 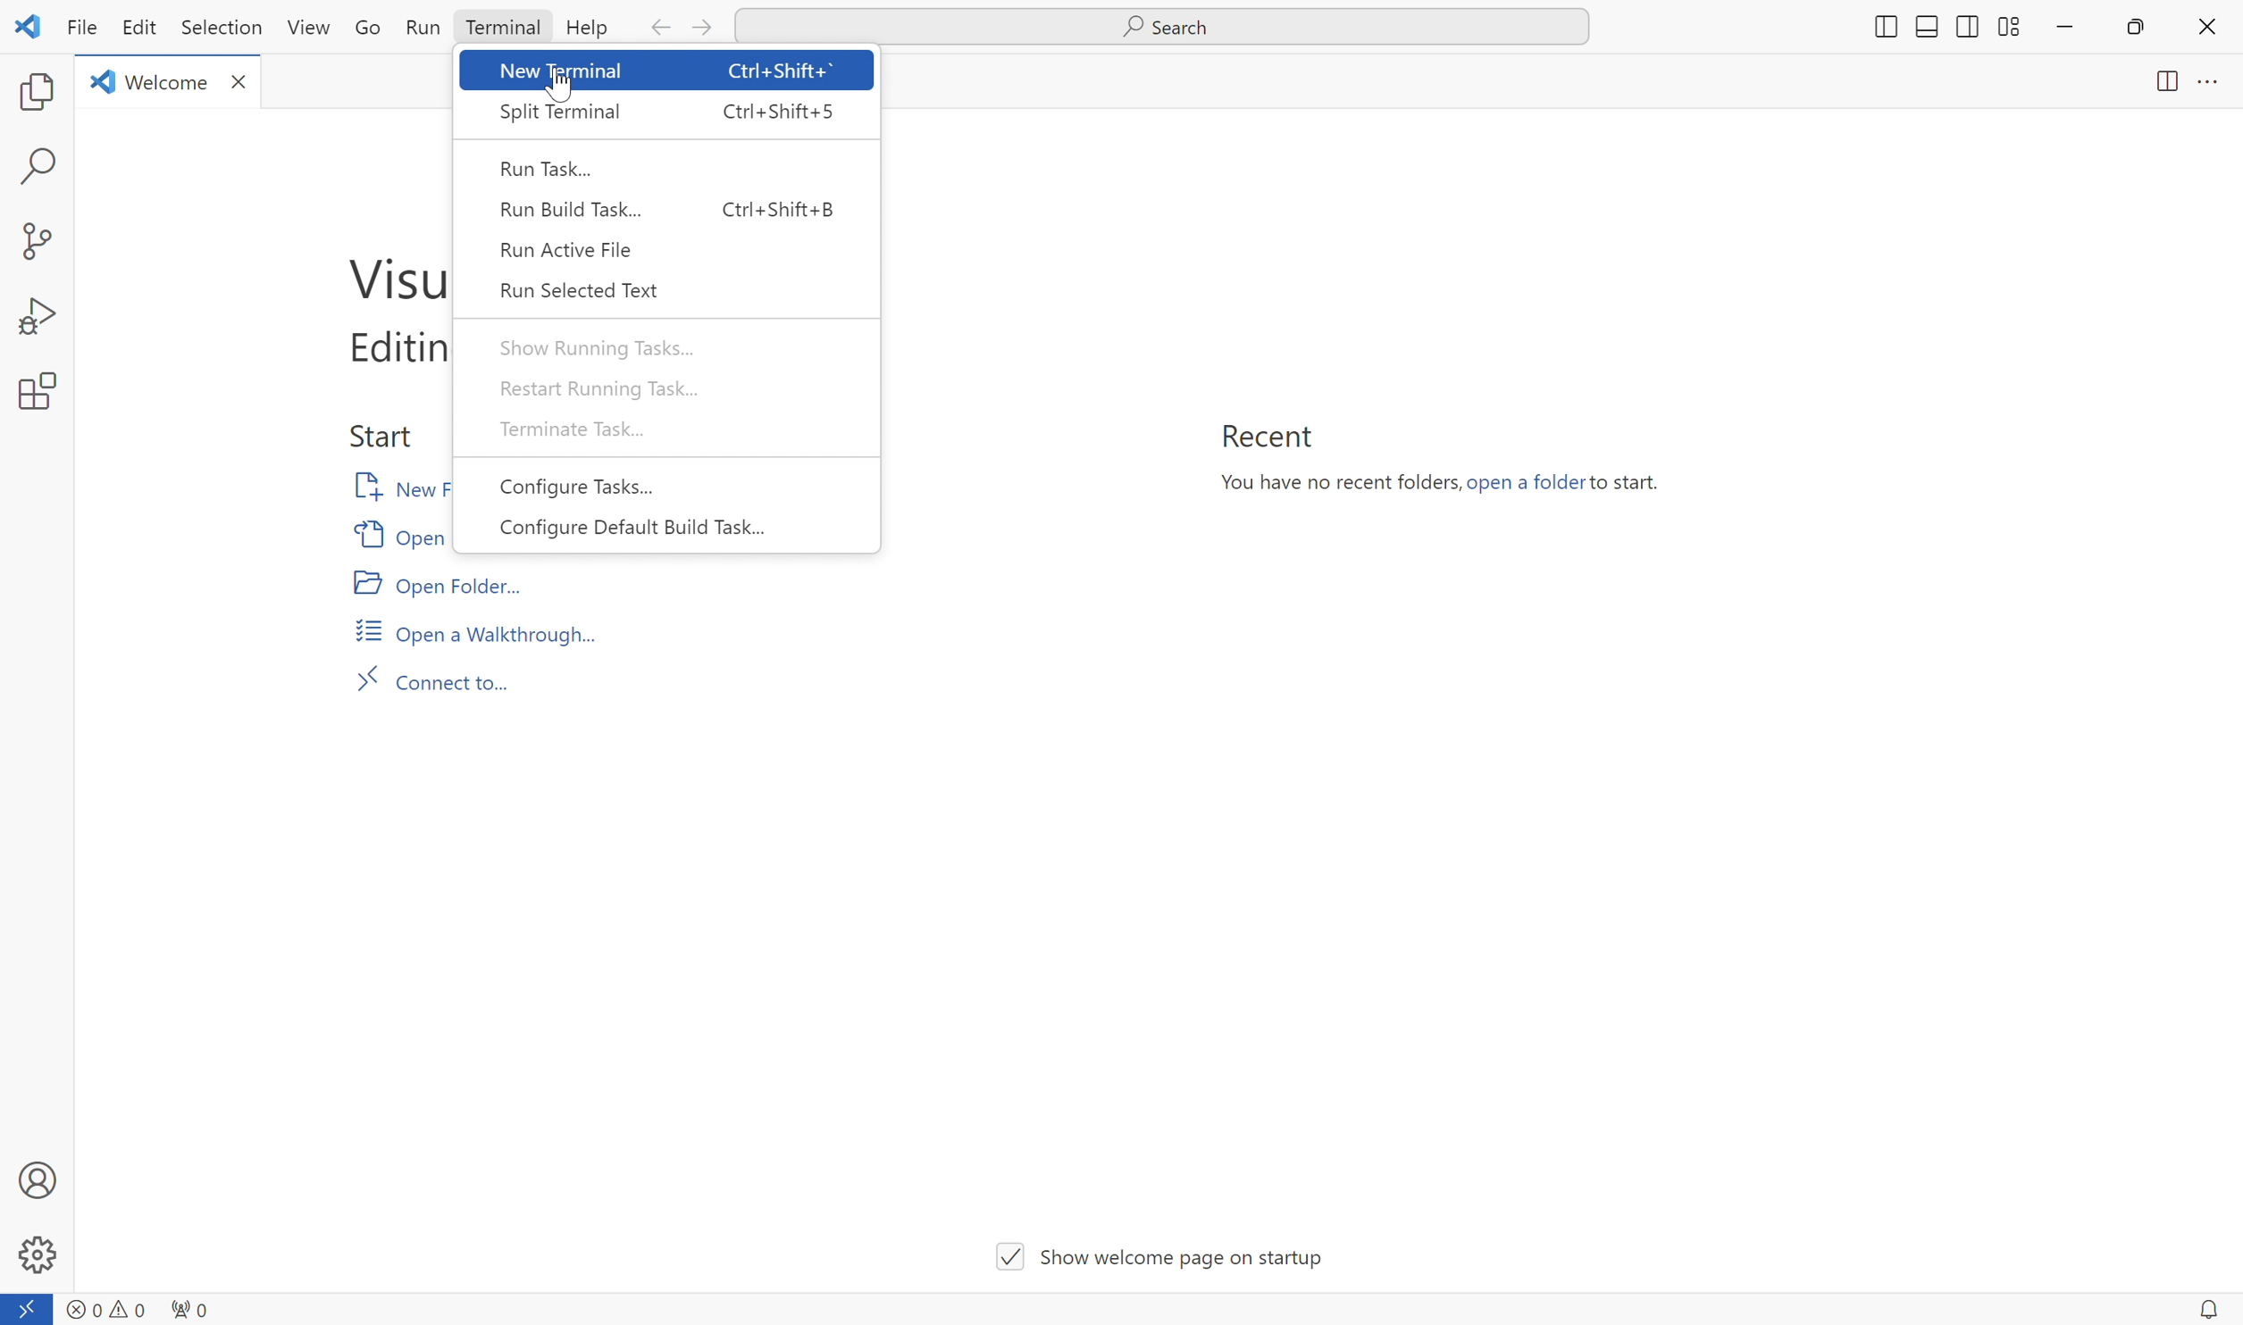 I want to click on split left, so click(x=1964, y=24).